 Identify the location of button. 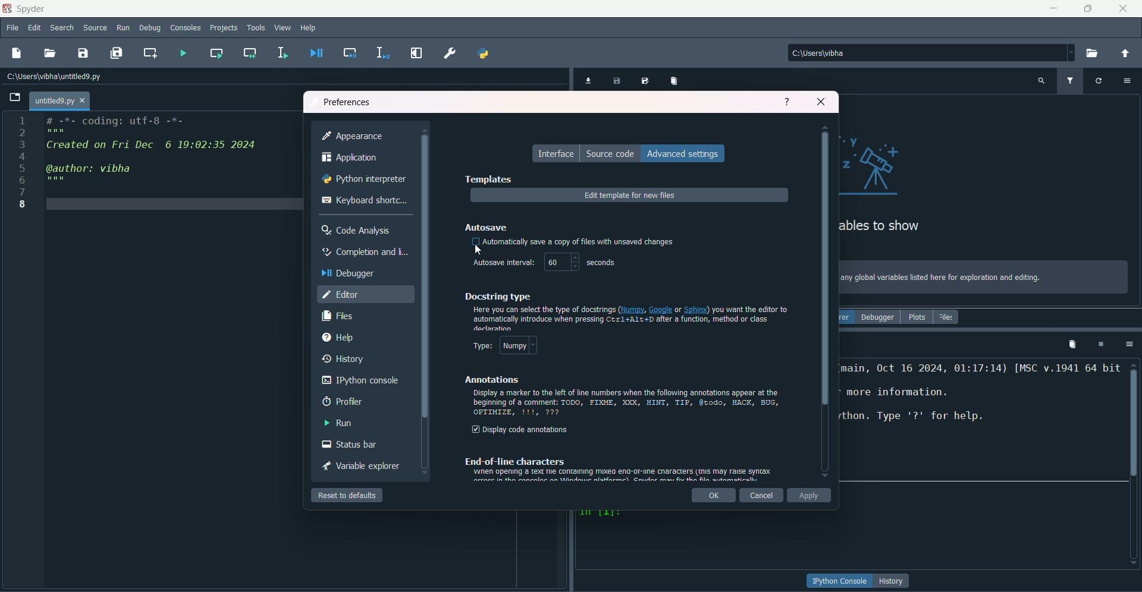
(893, 581).